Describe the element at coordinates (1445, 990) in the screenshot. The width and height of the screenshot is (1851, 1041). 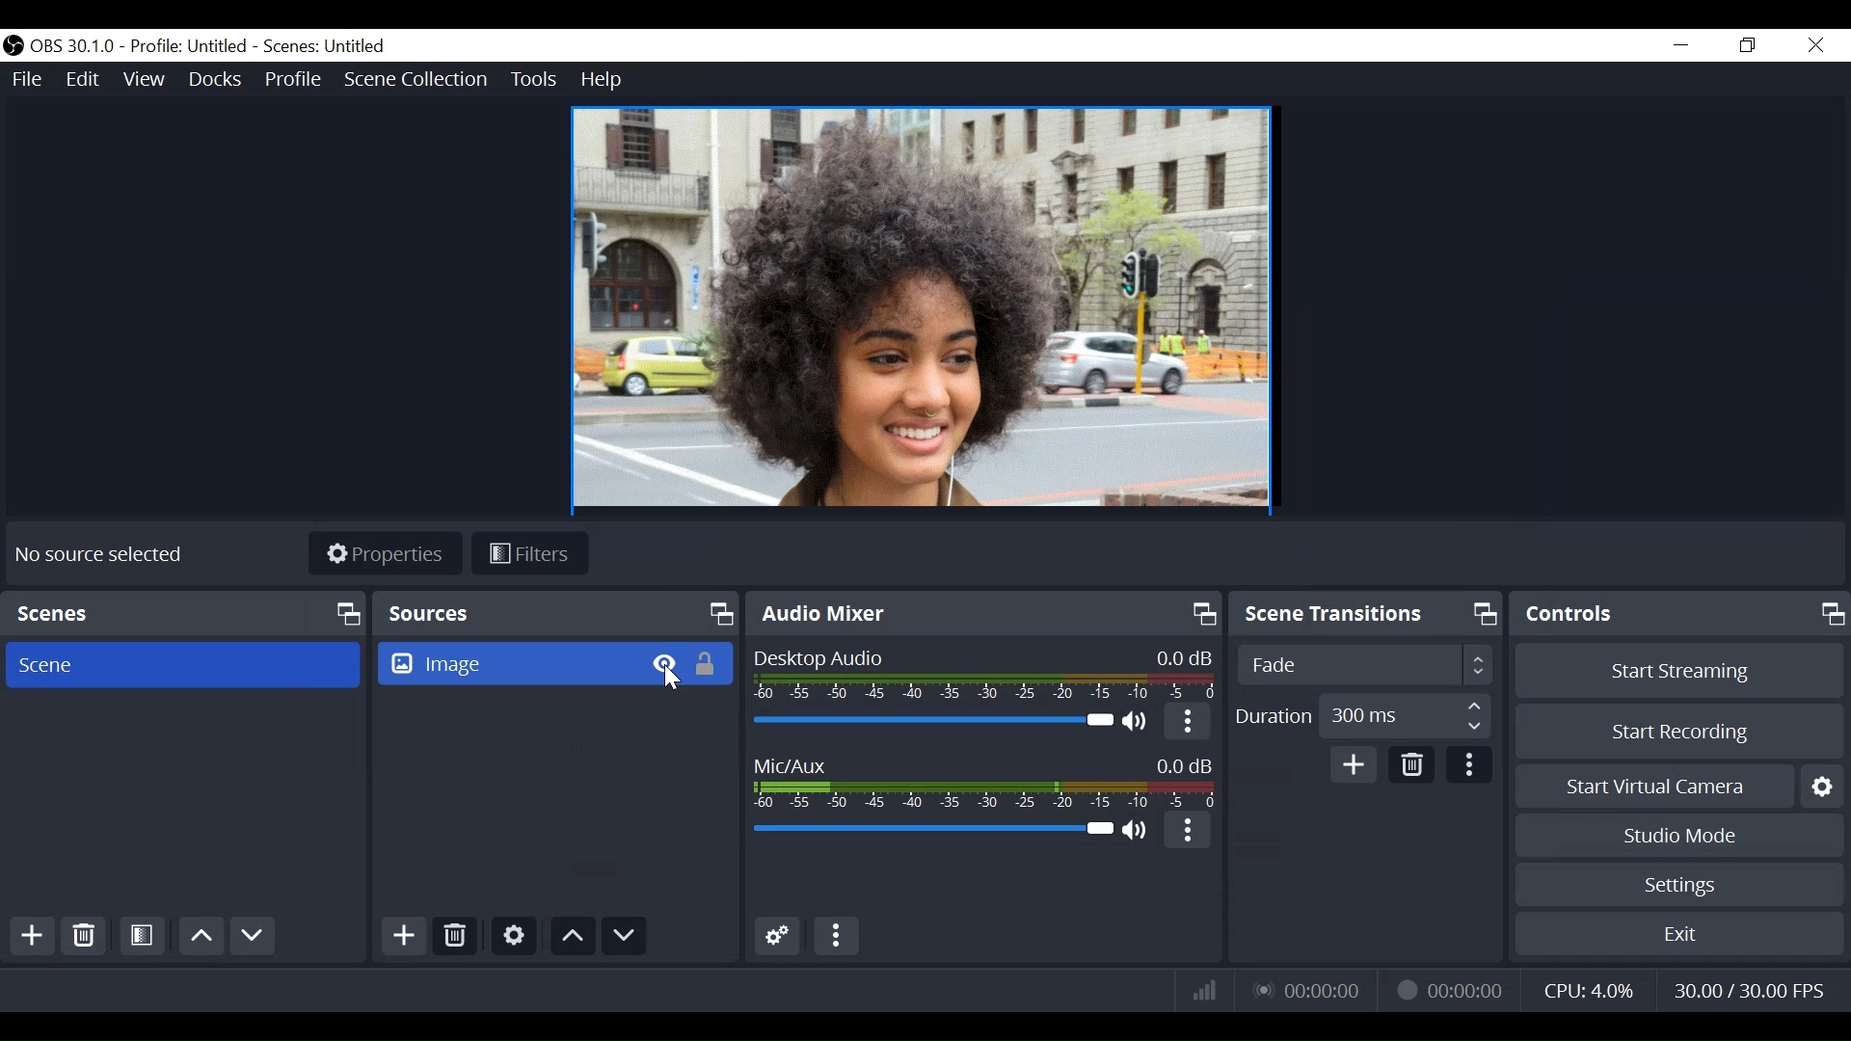
I see `Recording Status` at that location.